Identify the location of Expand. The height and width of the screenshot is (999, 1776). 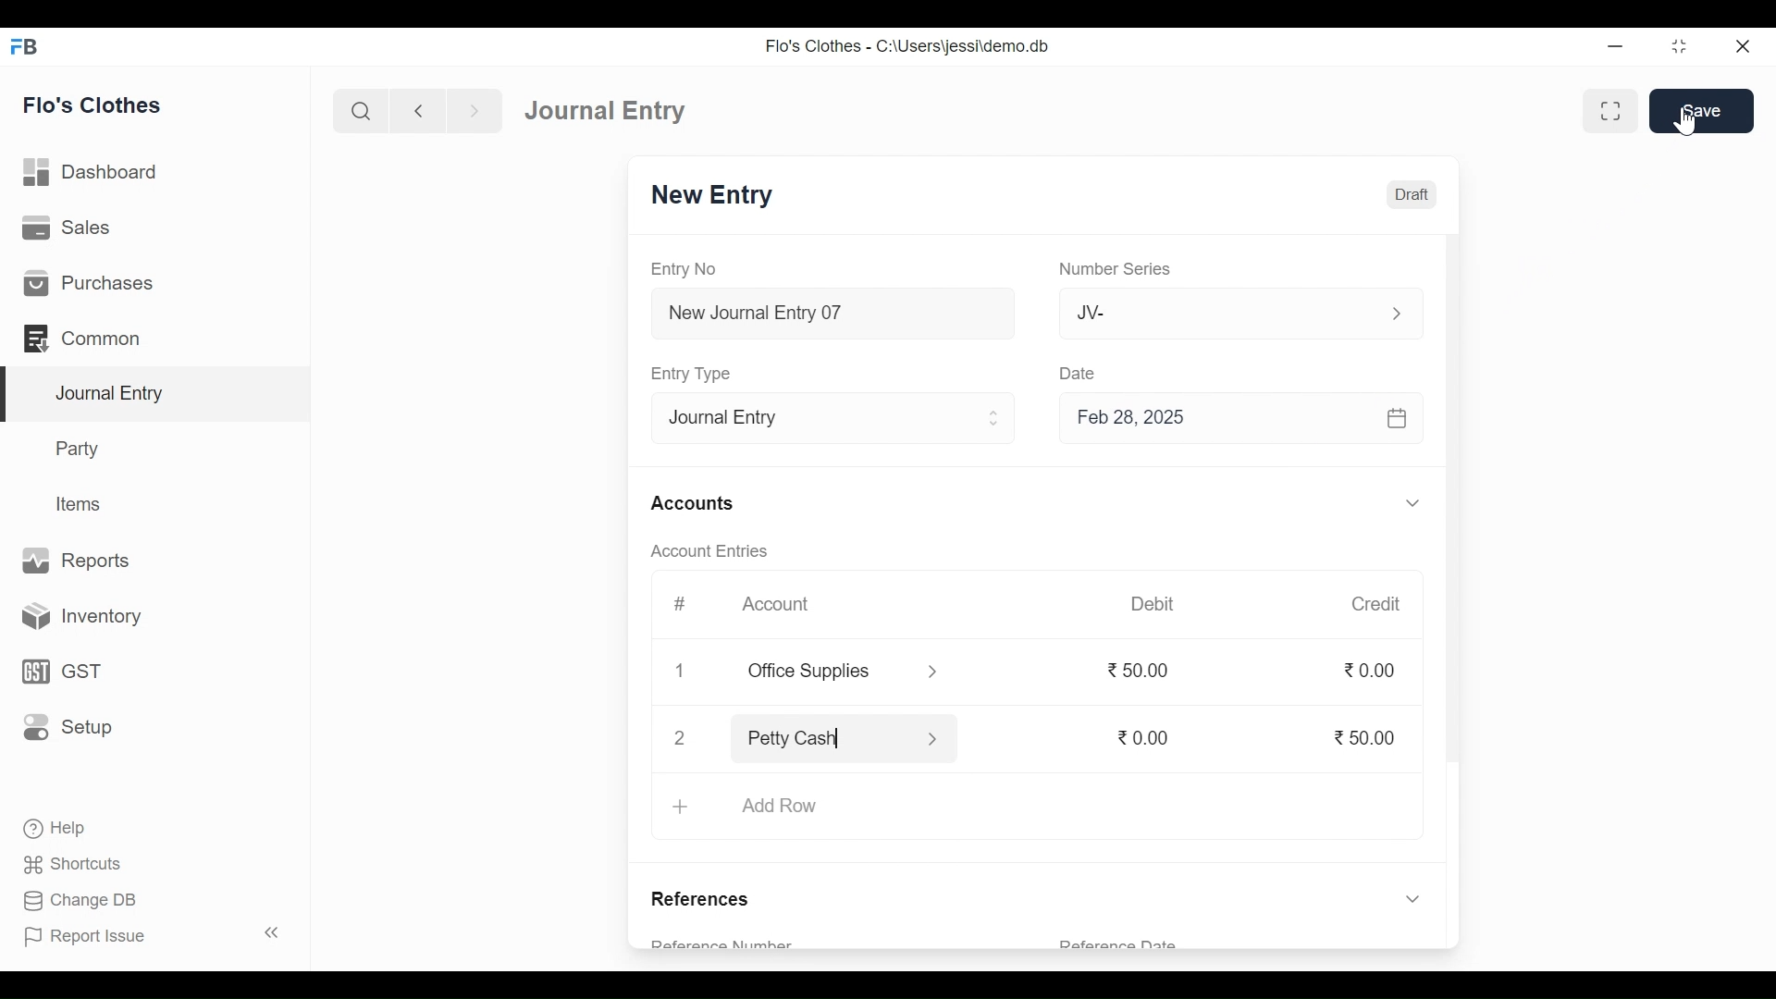
(936, 738).